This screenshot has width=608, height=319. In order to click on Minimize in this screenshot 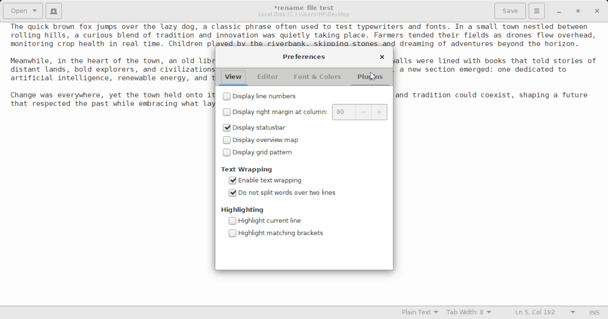, I will do `click(578, 11)`.